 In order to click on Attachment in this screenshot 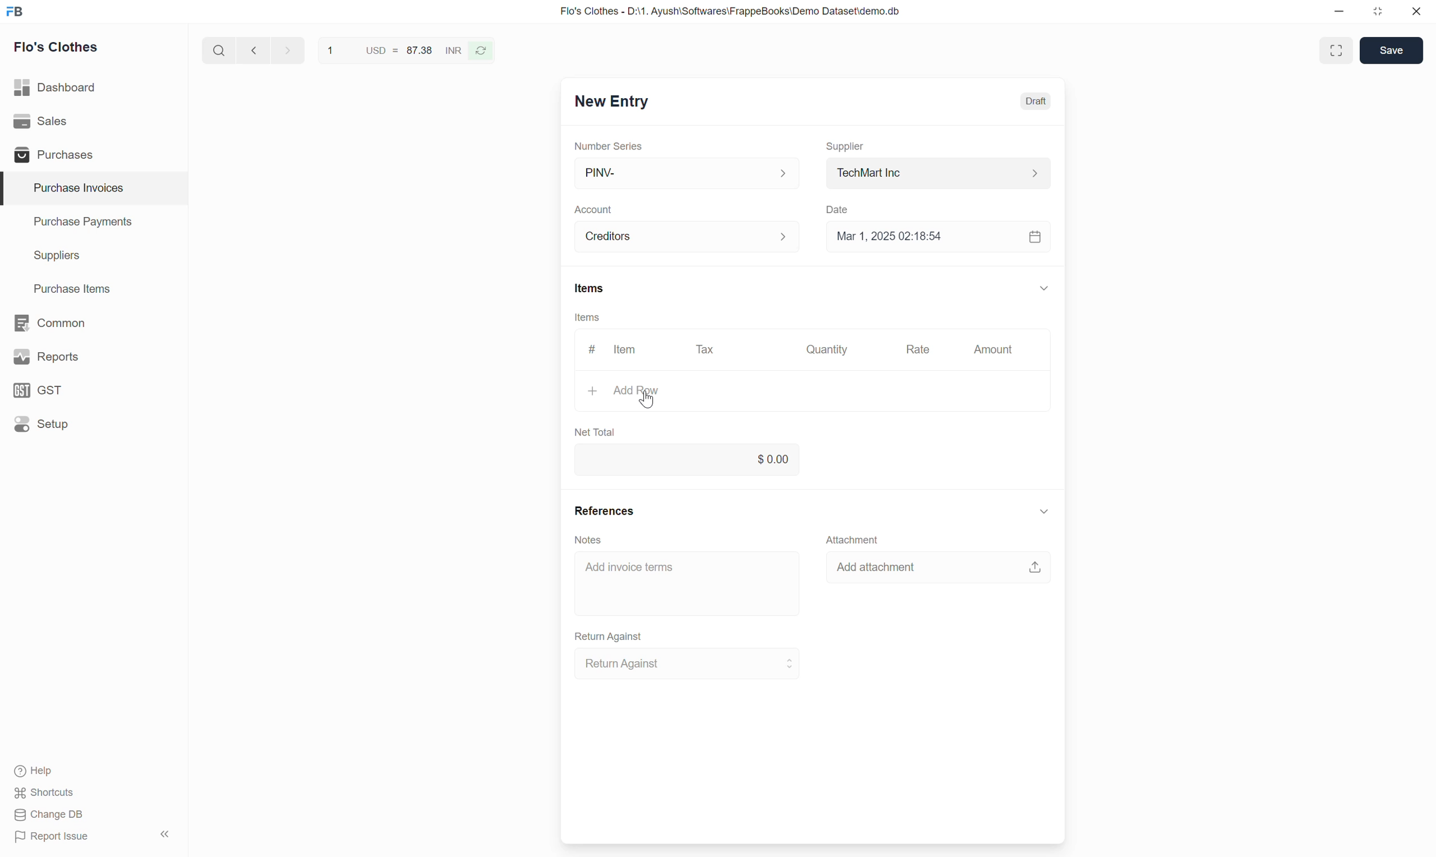, I will do `click(853, 540)`.